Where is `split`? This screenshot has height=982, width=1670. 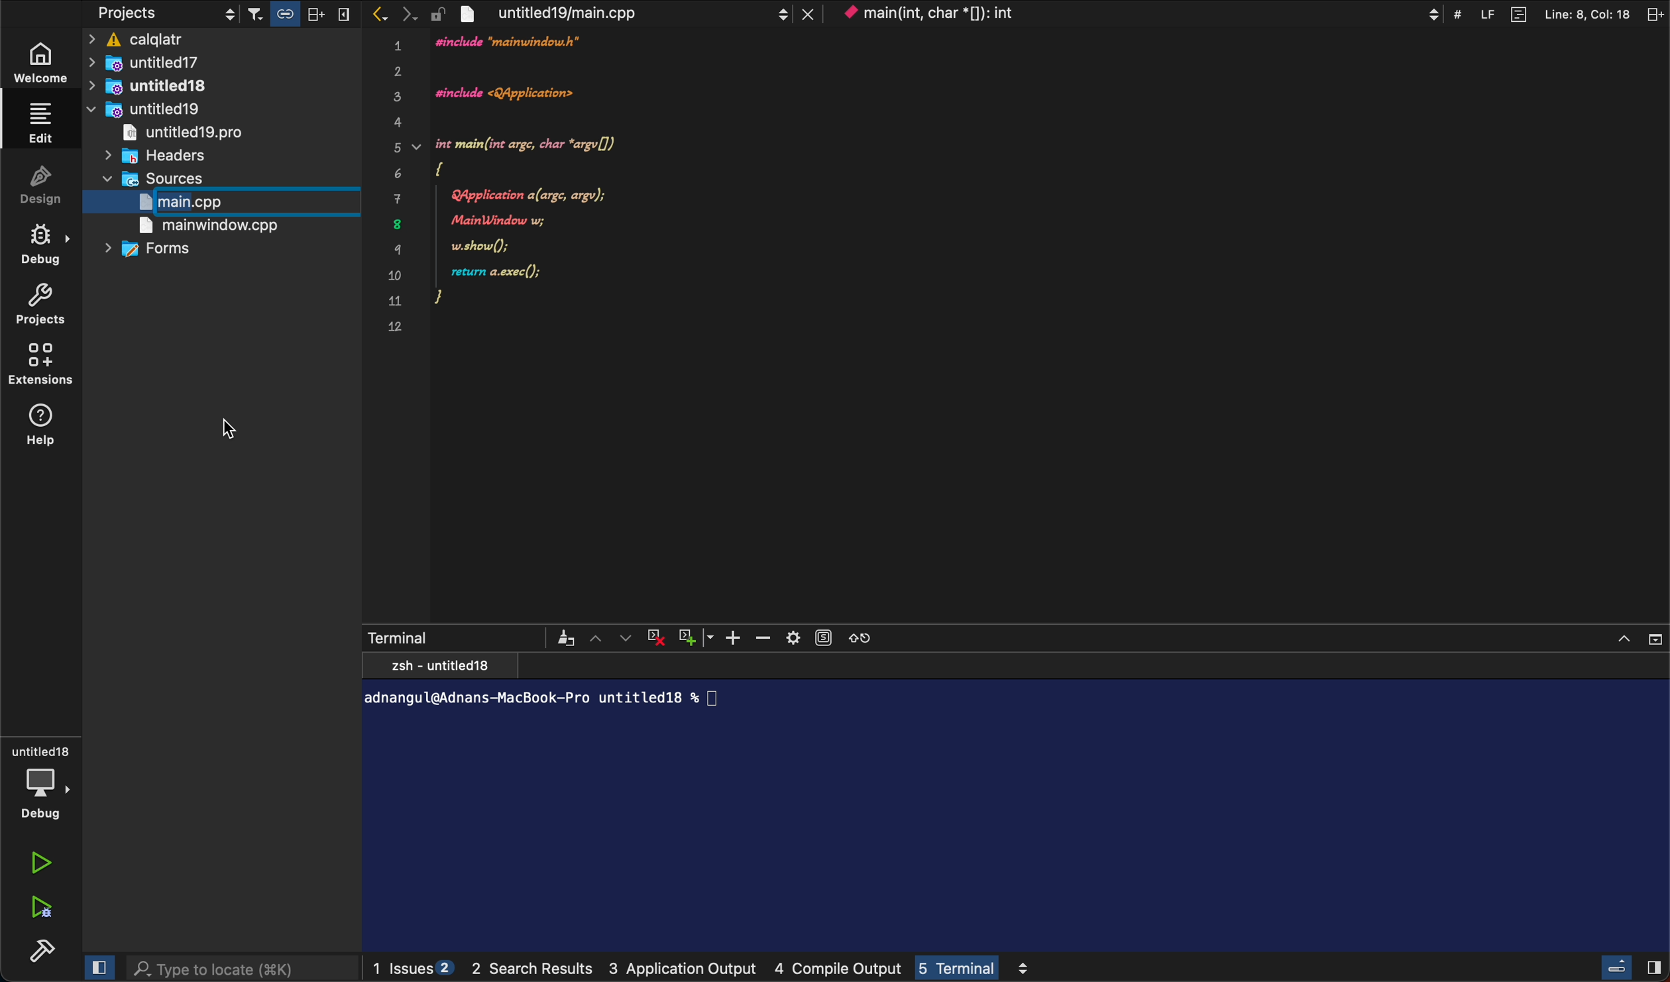
split is located at coordinates (1653, 13).